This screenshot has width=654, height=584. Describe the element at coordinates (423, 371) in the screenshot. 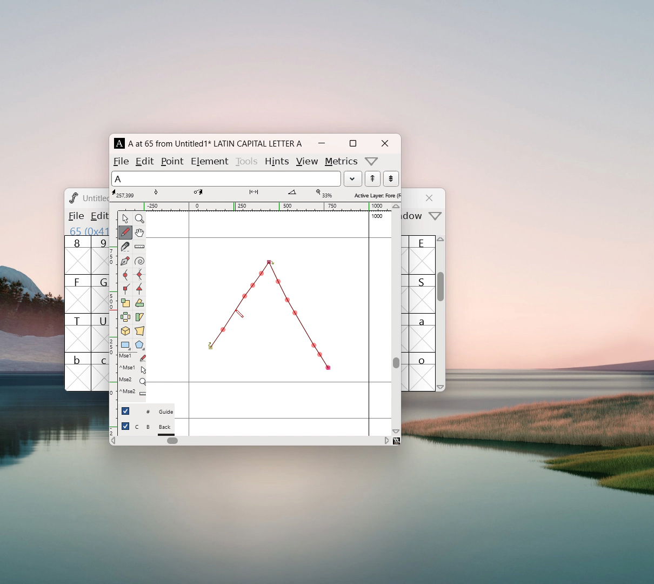

I see `o` at that location.